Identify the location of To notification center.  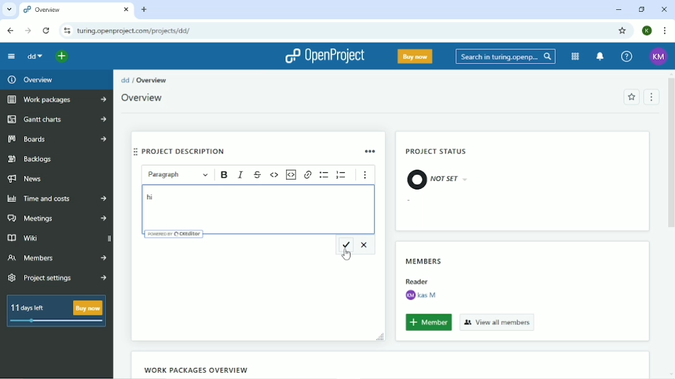
(601, 56).